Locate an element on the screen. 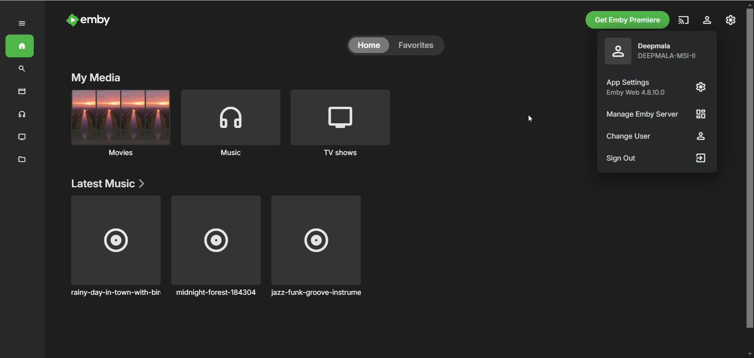  get emby premiere is located at coordinates (628, 19).